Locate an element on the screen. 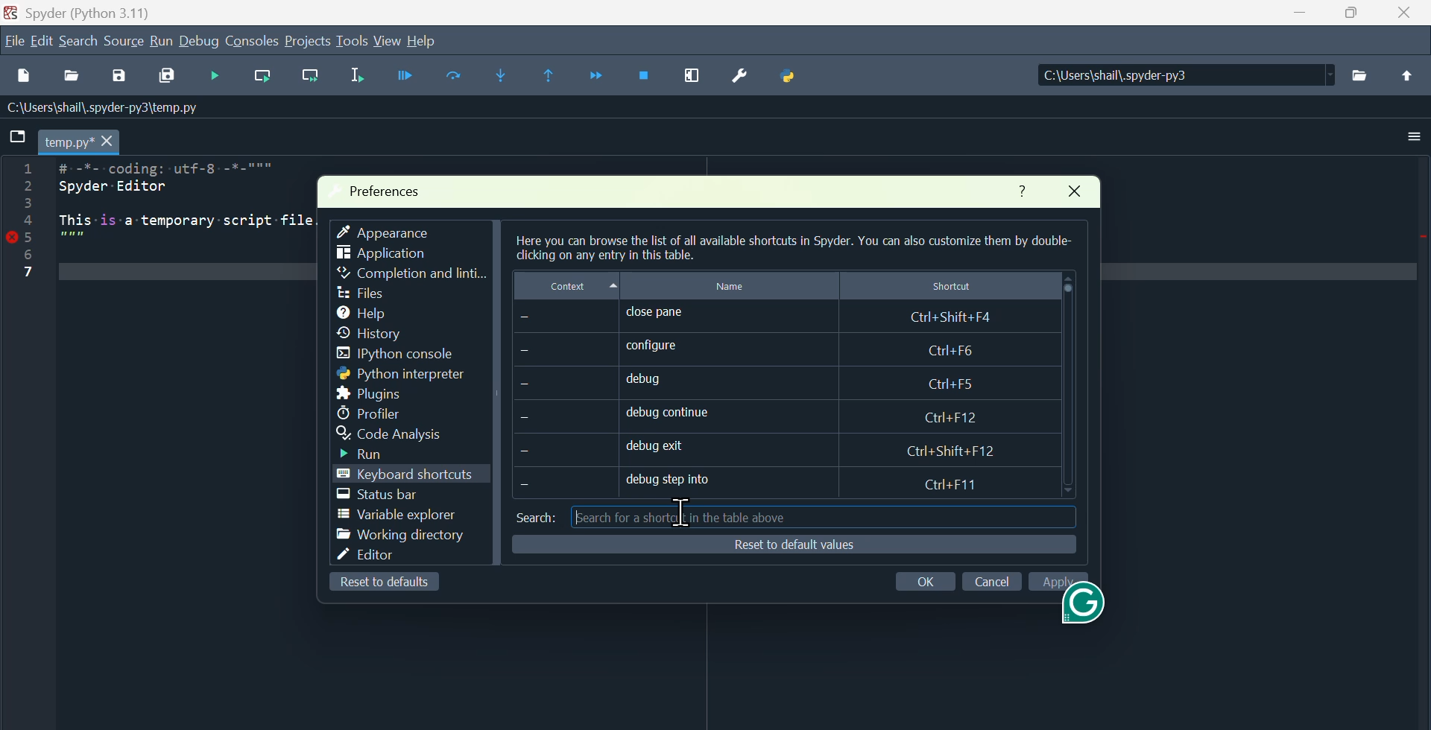 Image resolution: width=1431 pixels, height=730 pixels. Search is located at coordinates (81, 45).